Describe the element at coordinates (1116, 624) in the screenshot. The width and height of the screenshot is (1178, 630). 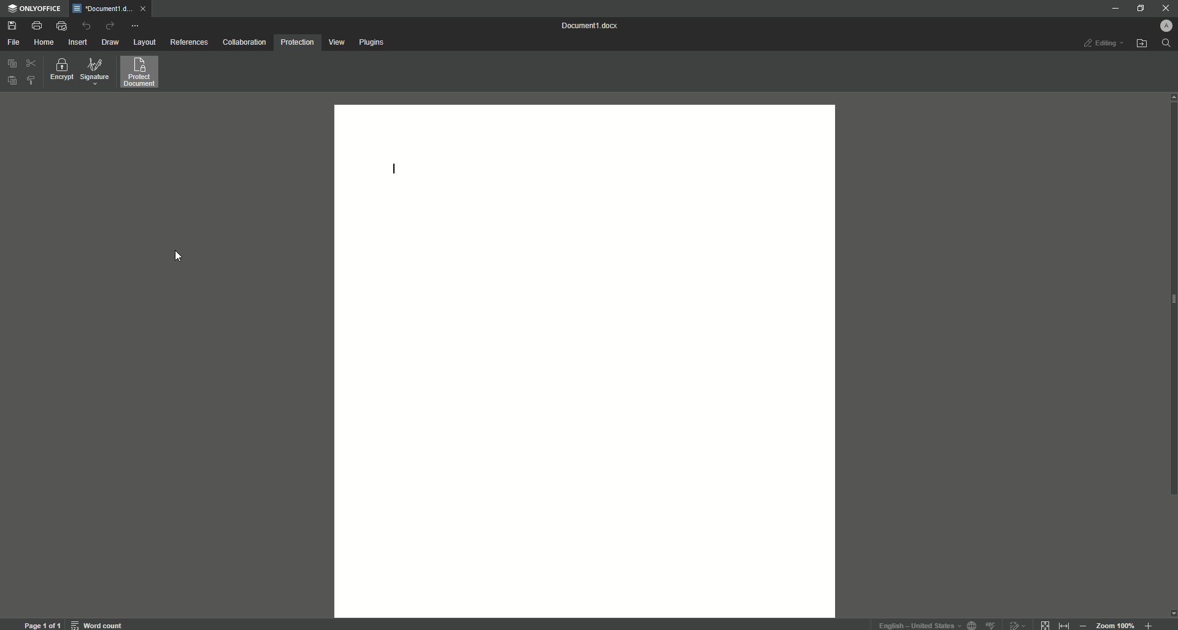
I see `zoom` at that location.